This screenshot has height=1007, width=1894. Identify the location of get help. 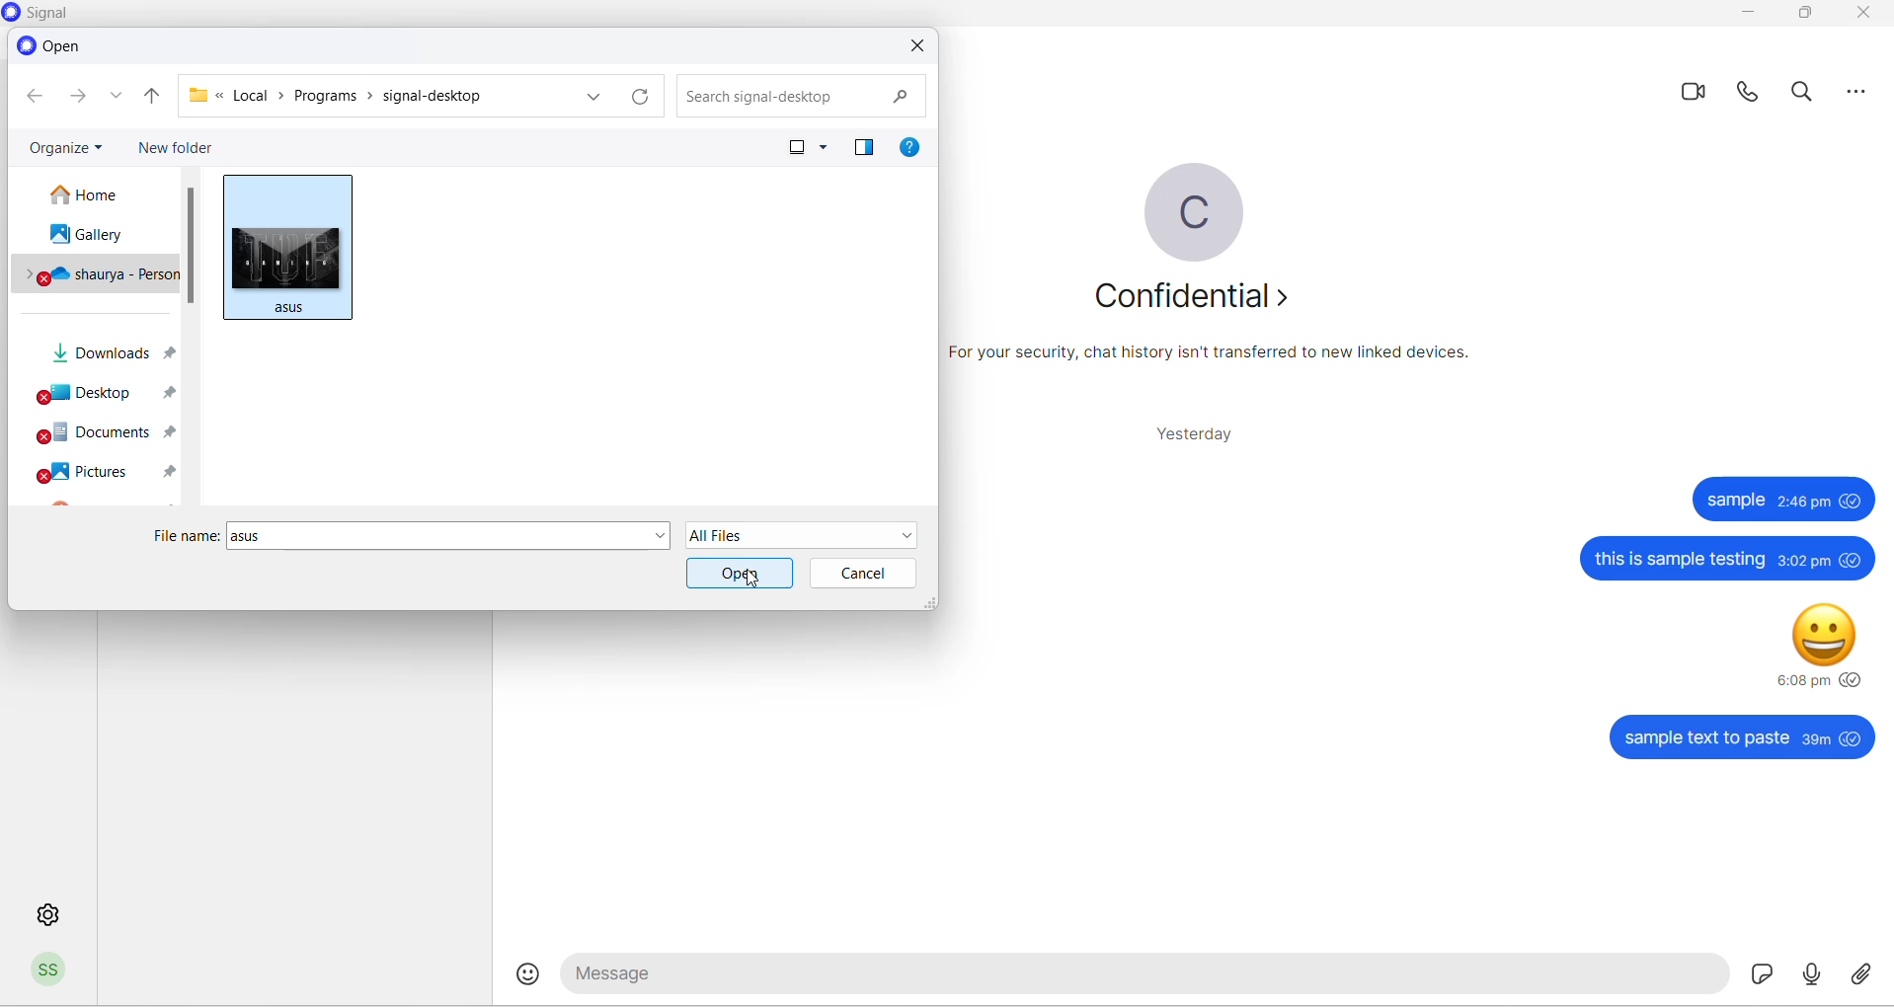
(913, 150).